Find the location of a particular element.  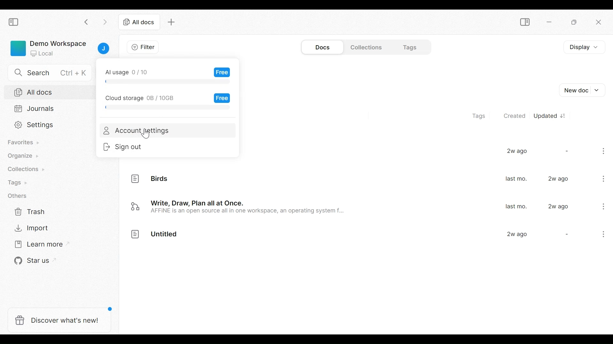

more options is located at coordinates (604, 178).